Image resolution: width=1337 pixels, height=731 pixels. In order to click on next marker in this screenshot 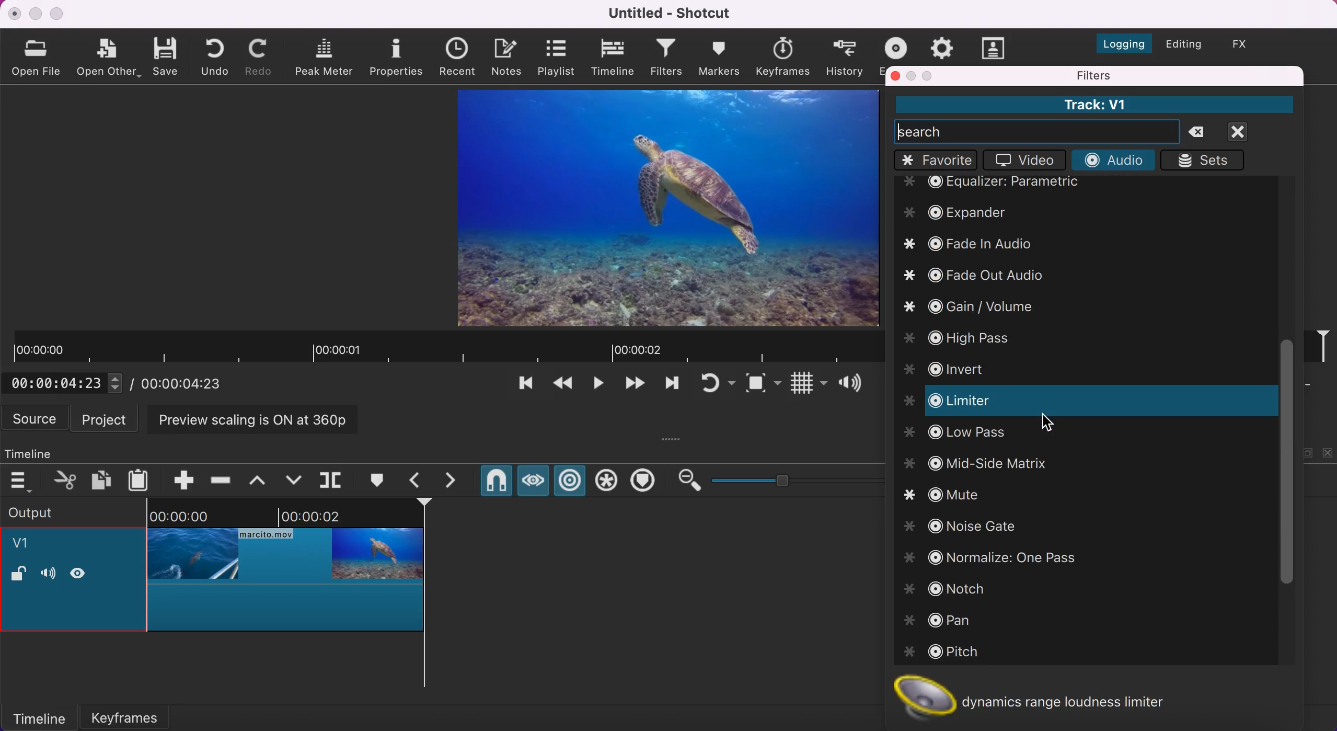, I will do `click(457, 481)`.